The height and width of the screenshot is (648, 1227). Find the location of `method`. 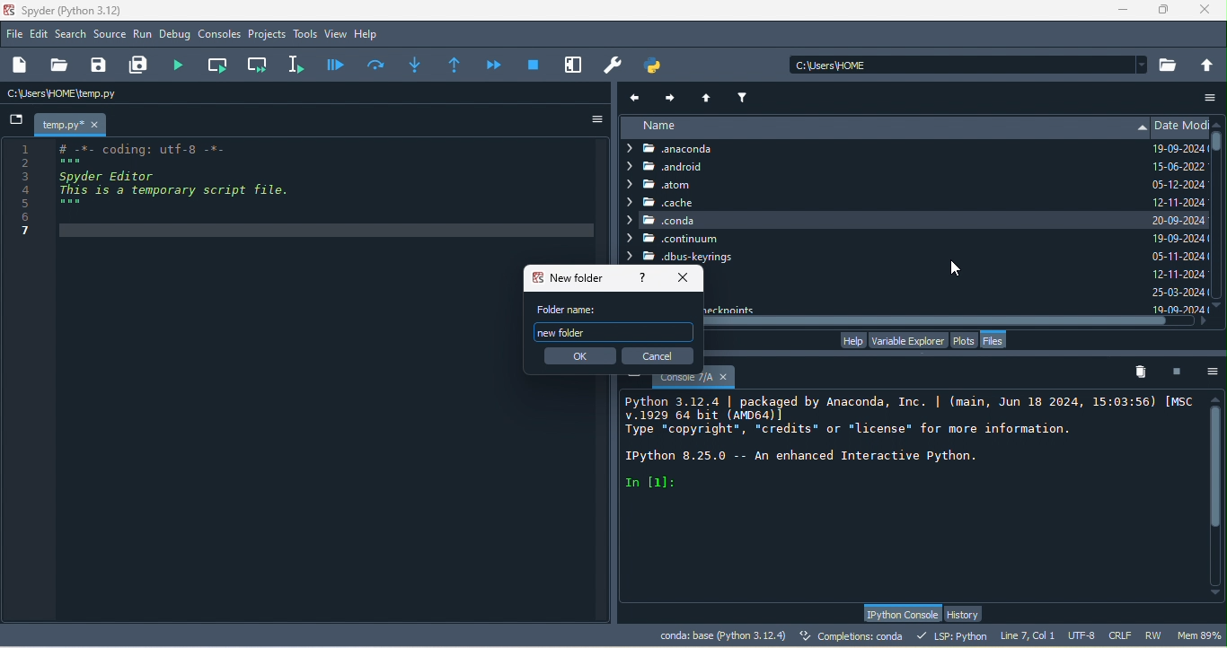

method is located at coordinates (415, 63).